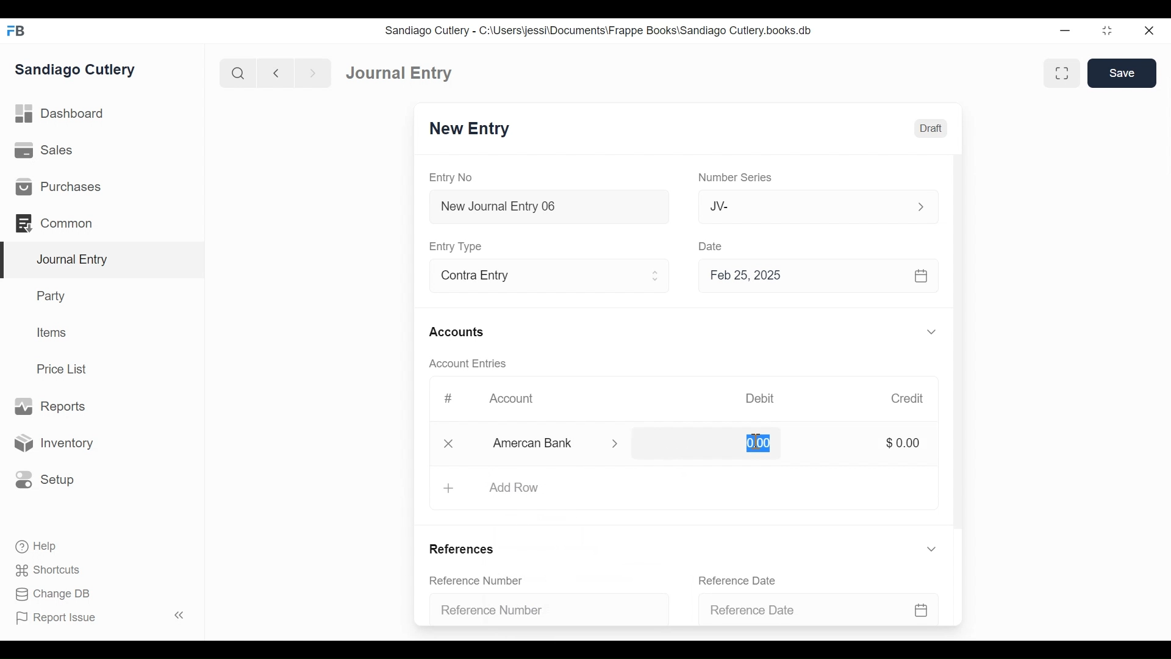  I want to click on Entry Type, so click(457, 247).